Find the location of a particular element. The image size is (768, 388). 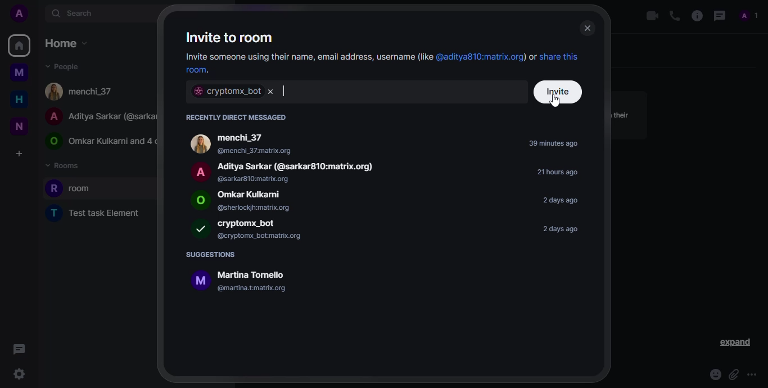

cursor is located at coordinates (552, 106).